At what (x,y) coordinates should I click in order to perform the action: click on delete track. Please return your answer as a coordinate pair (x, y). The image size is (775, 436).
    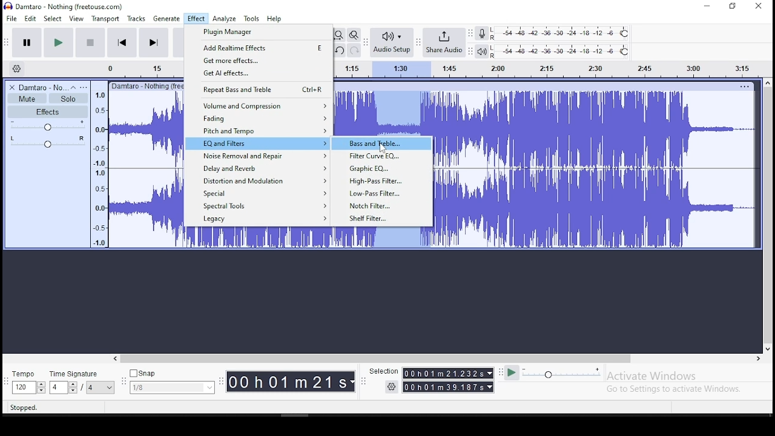
    Looking at the image, I should click on (13, 87).